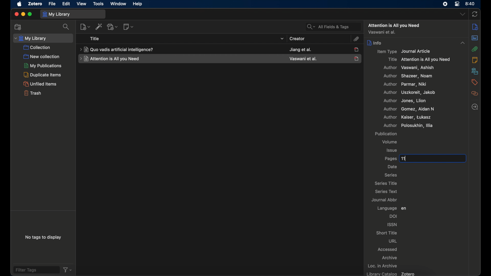 The image size is (491, 276). What do you see at coordinates (386, 134) in the screenshot?
I see `publication` at bounding box center [386, 134].